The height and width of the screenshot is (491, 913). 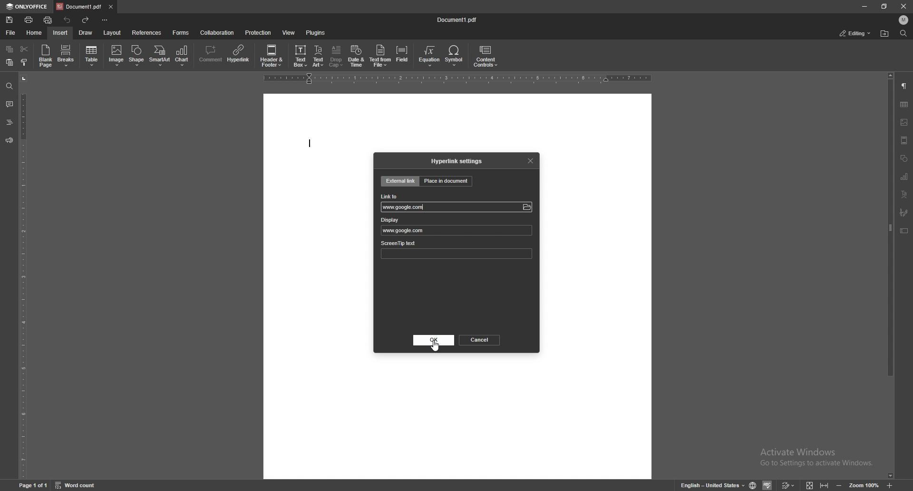 What do you see at coordinates (443, 244) in the screenshot?
I see `screentip text` at bounding box center [443, 244].